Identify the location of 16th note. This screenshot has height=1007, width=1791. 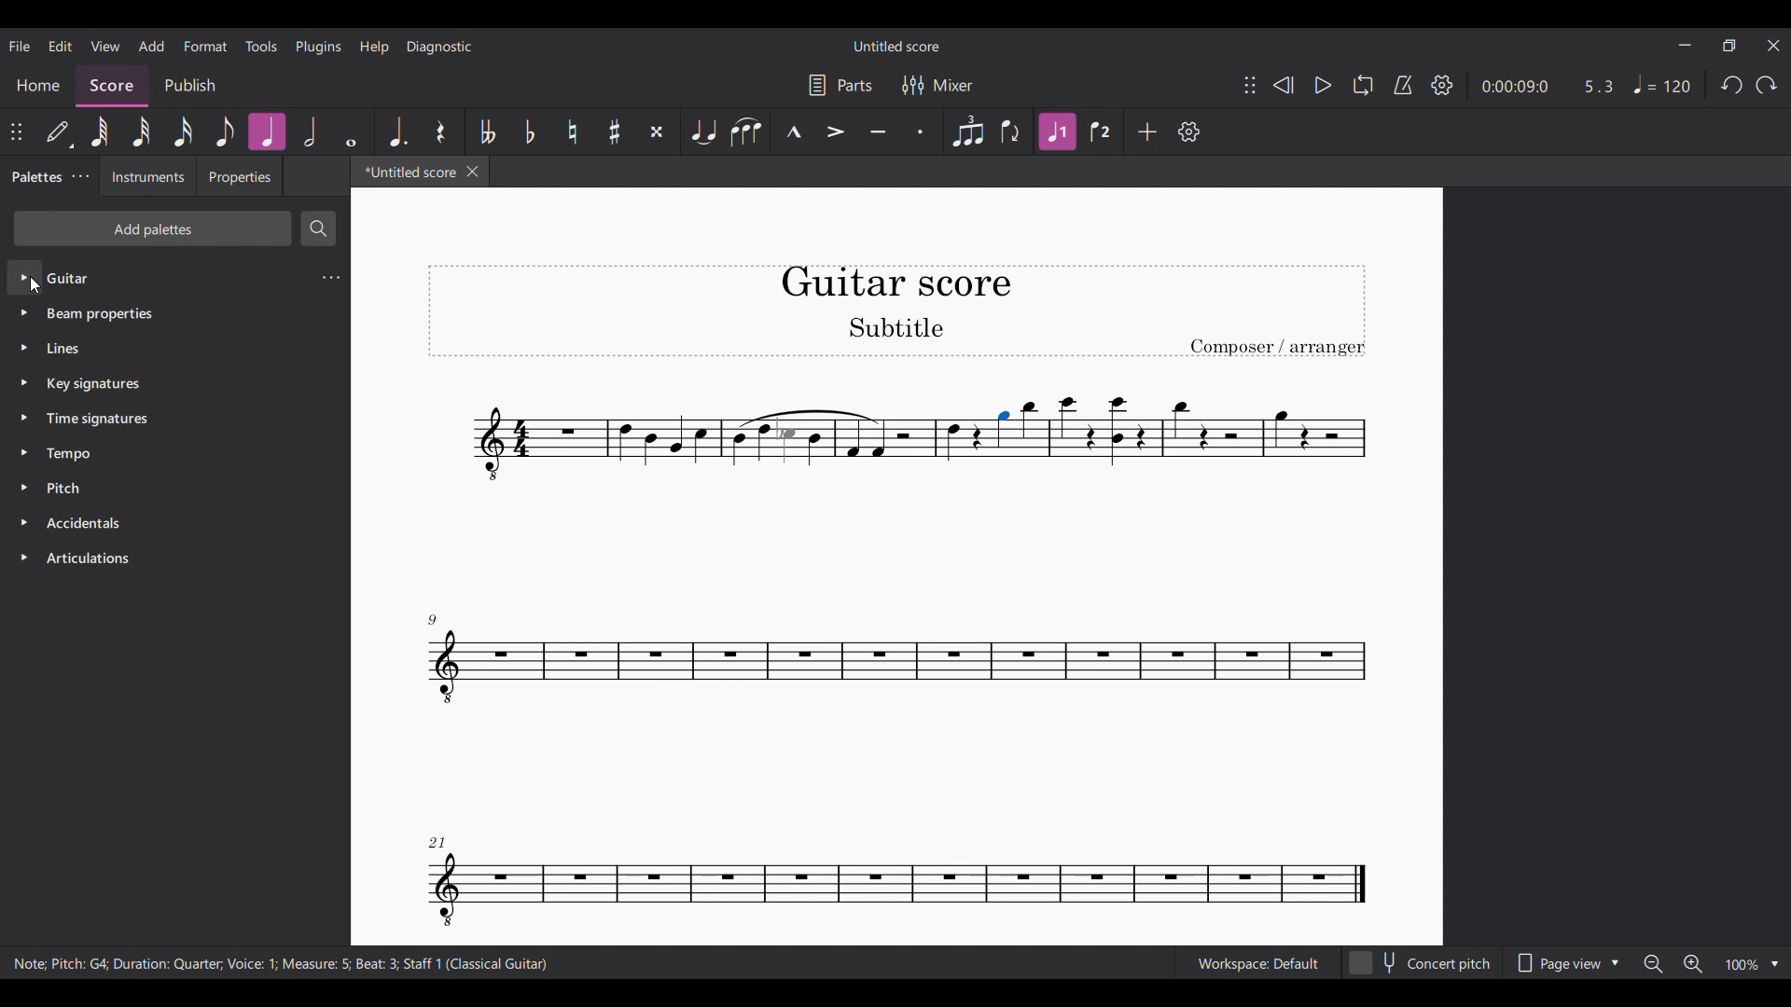
(183, 131).